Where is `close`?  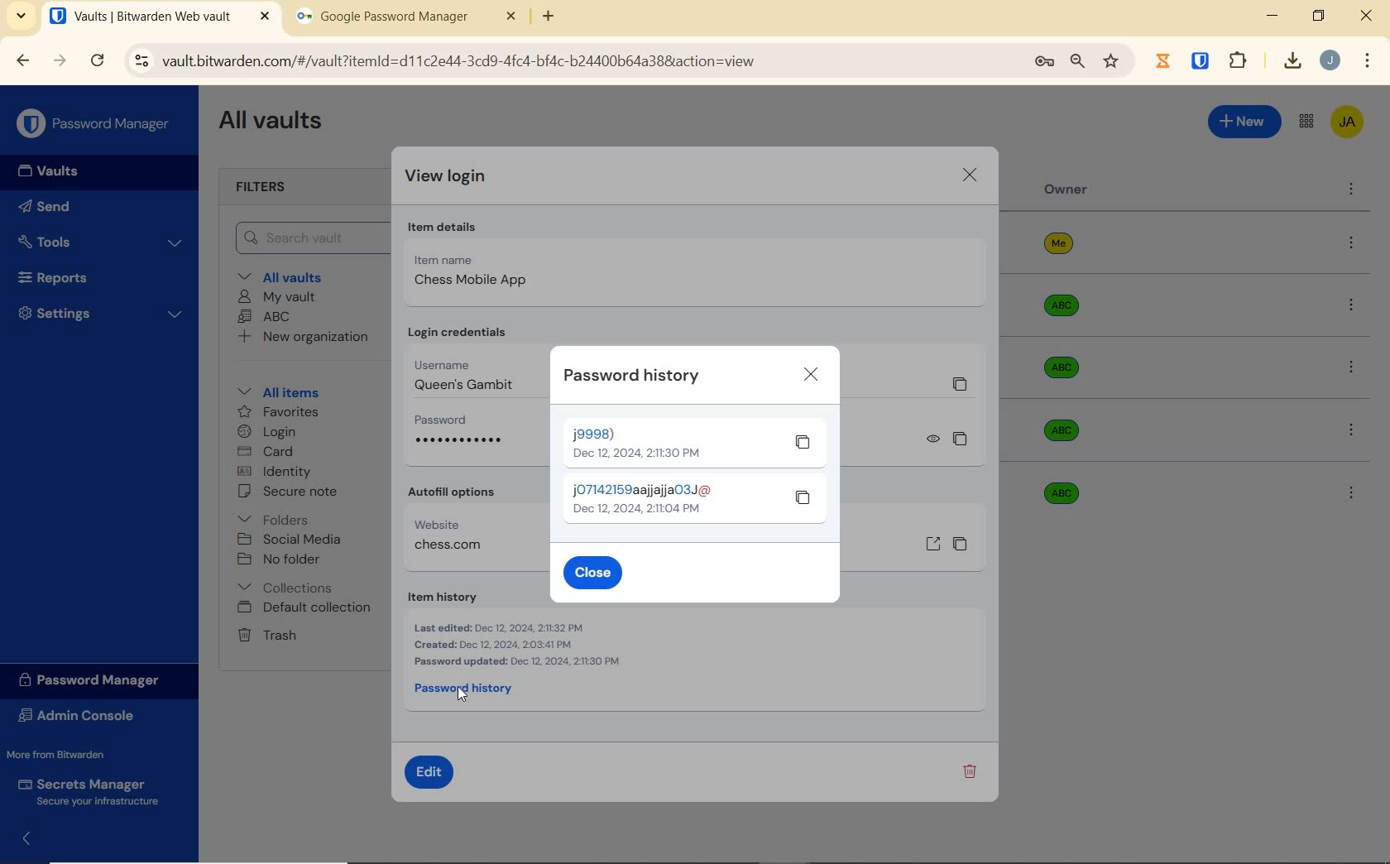 close is located at coordinates (592, 574).